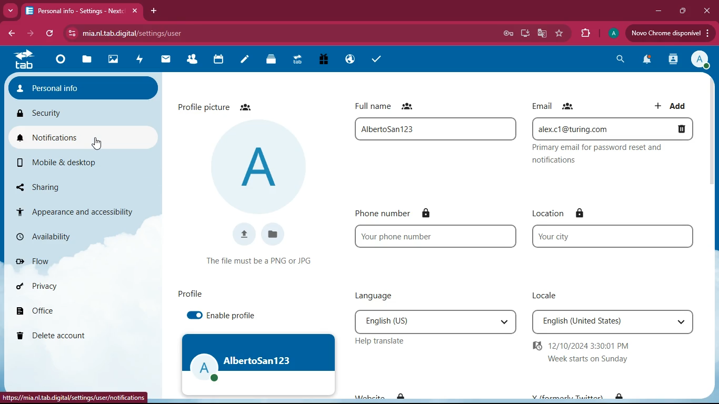 The image size is (719, 404). What do you see at coordinates (506, 32) in the screenshot?
I see `Password ` at bounding box center [506, 32].